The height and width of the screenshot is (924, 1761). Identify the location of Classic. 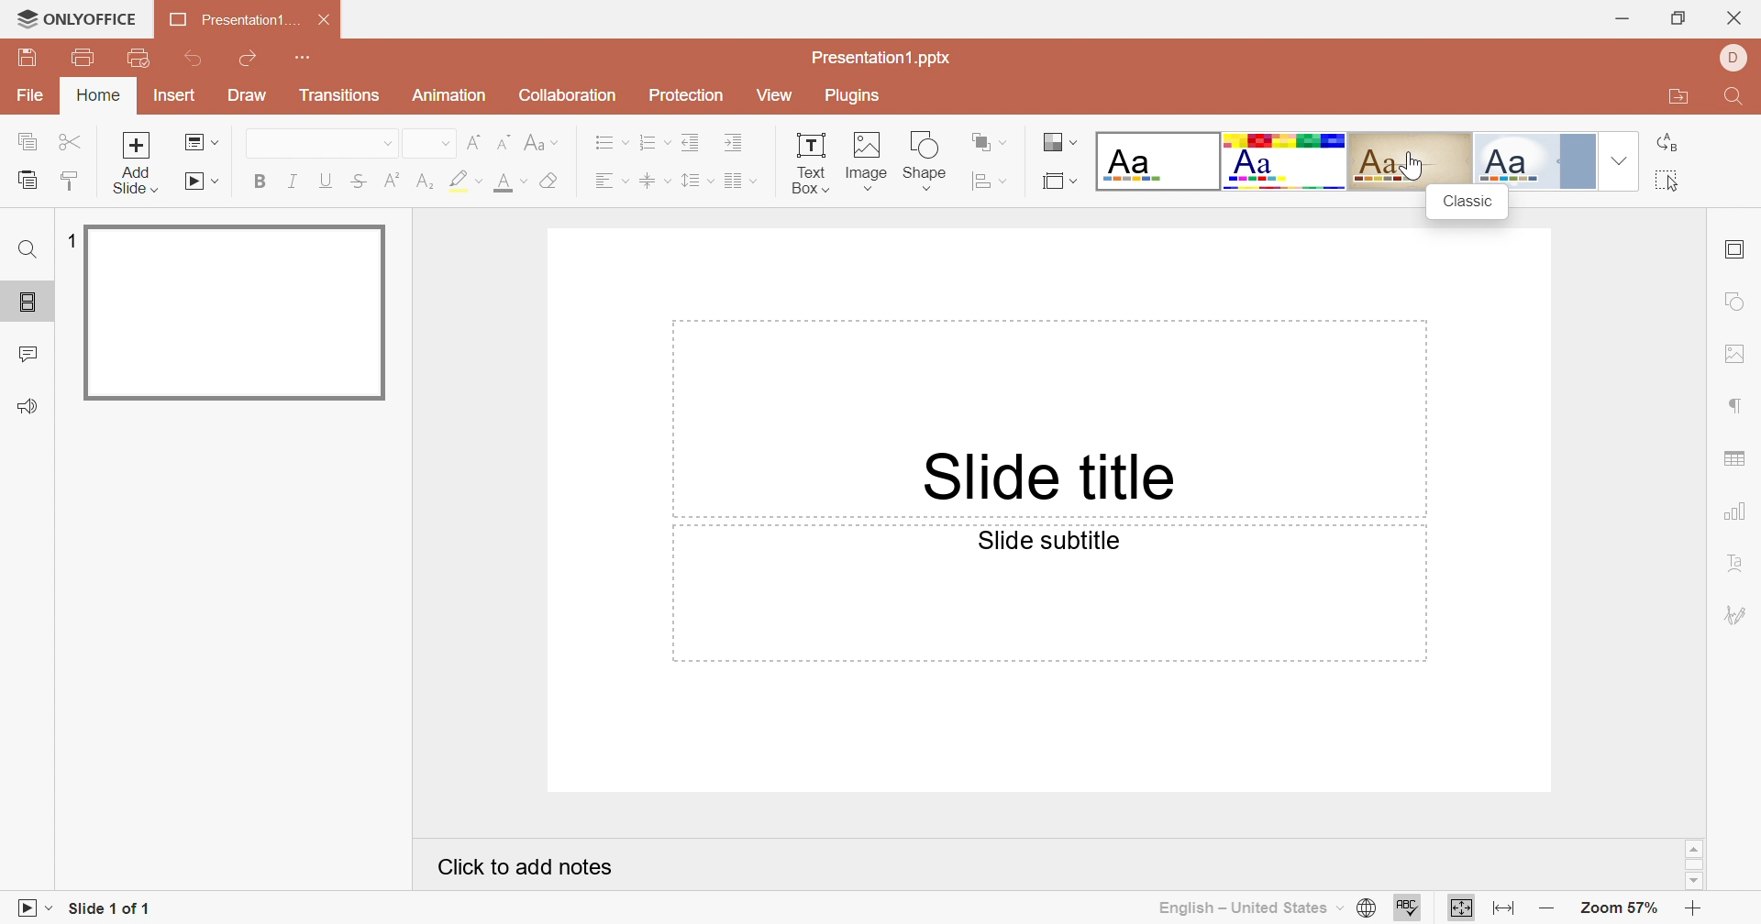
(1468, 206).